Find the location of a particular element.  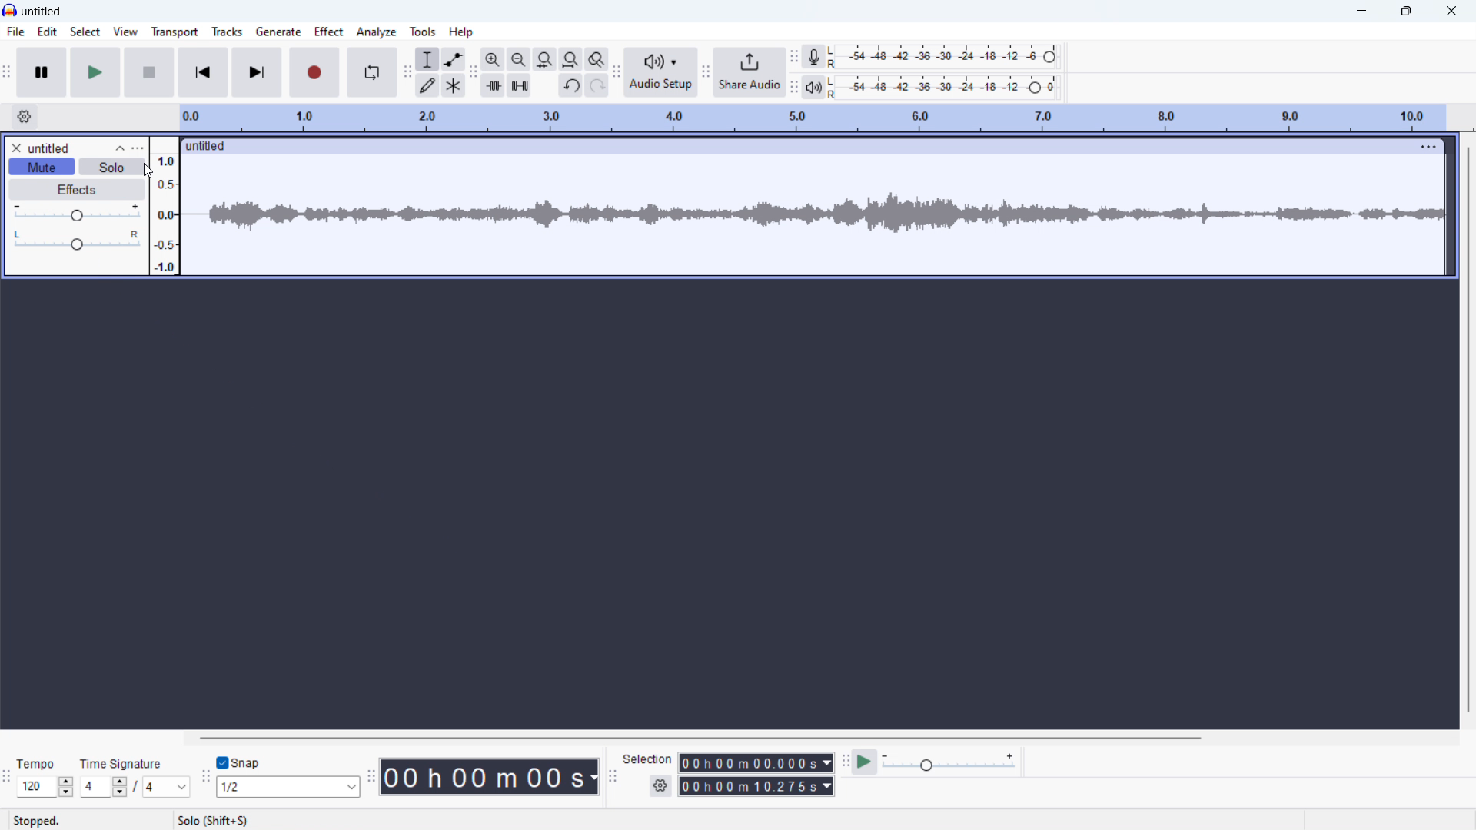

minimize is located at coordinates (1361, 12).